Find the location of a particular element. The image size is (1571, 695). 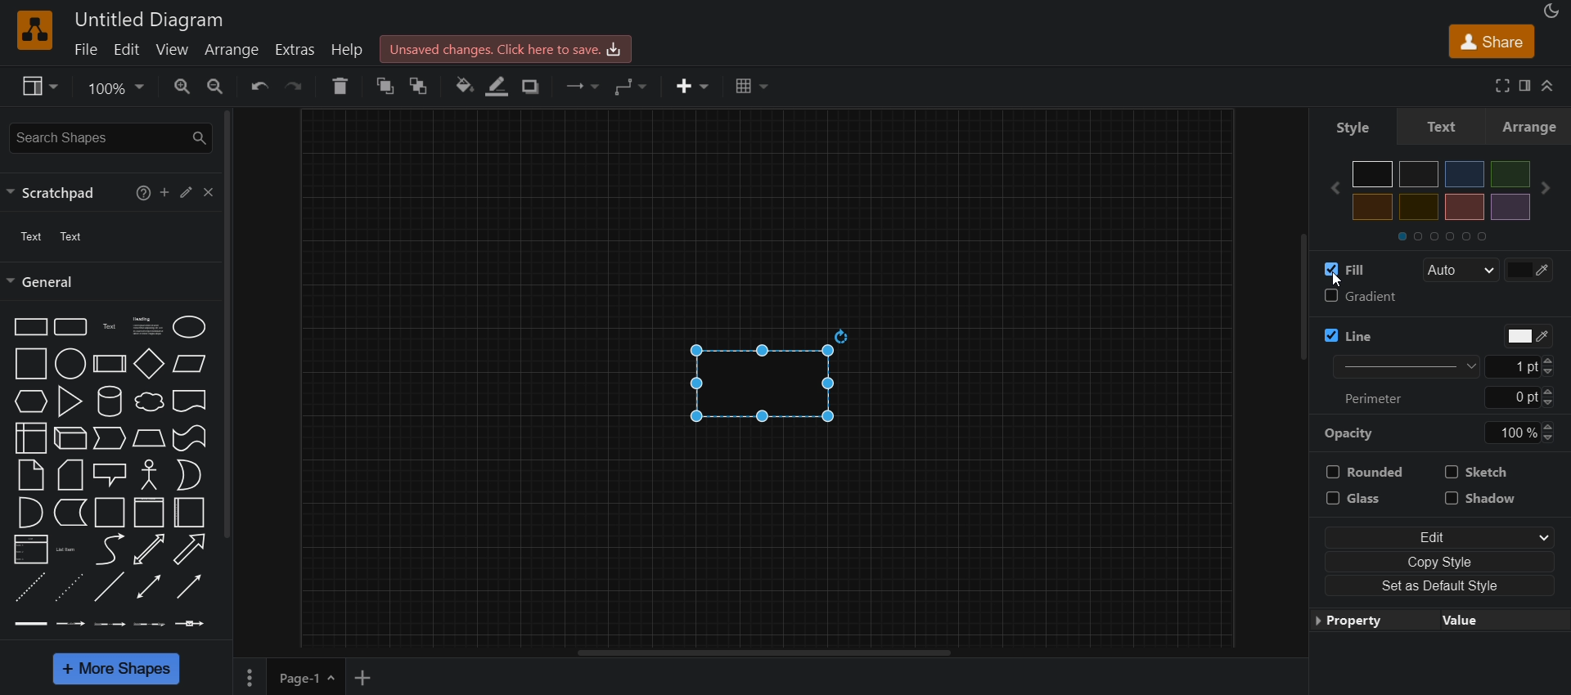

increase perimeter is located at coordinates (1550, 391).